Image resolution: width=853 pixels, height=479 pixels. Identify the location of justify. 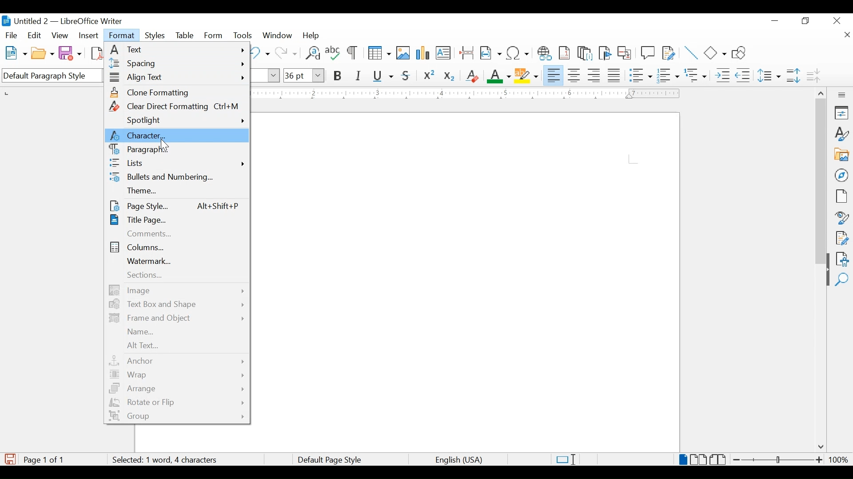
(614, 75).